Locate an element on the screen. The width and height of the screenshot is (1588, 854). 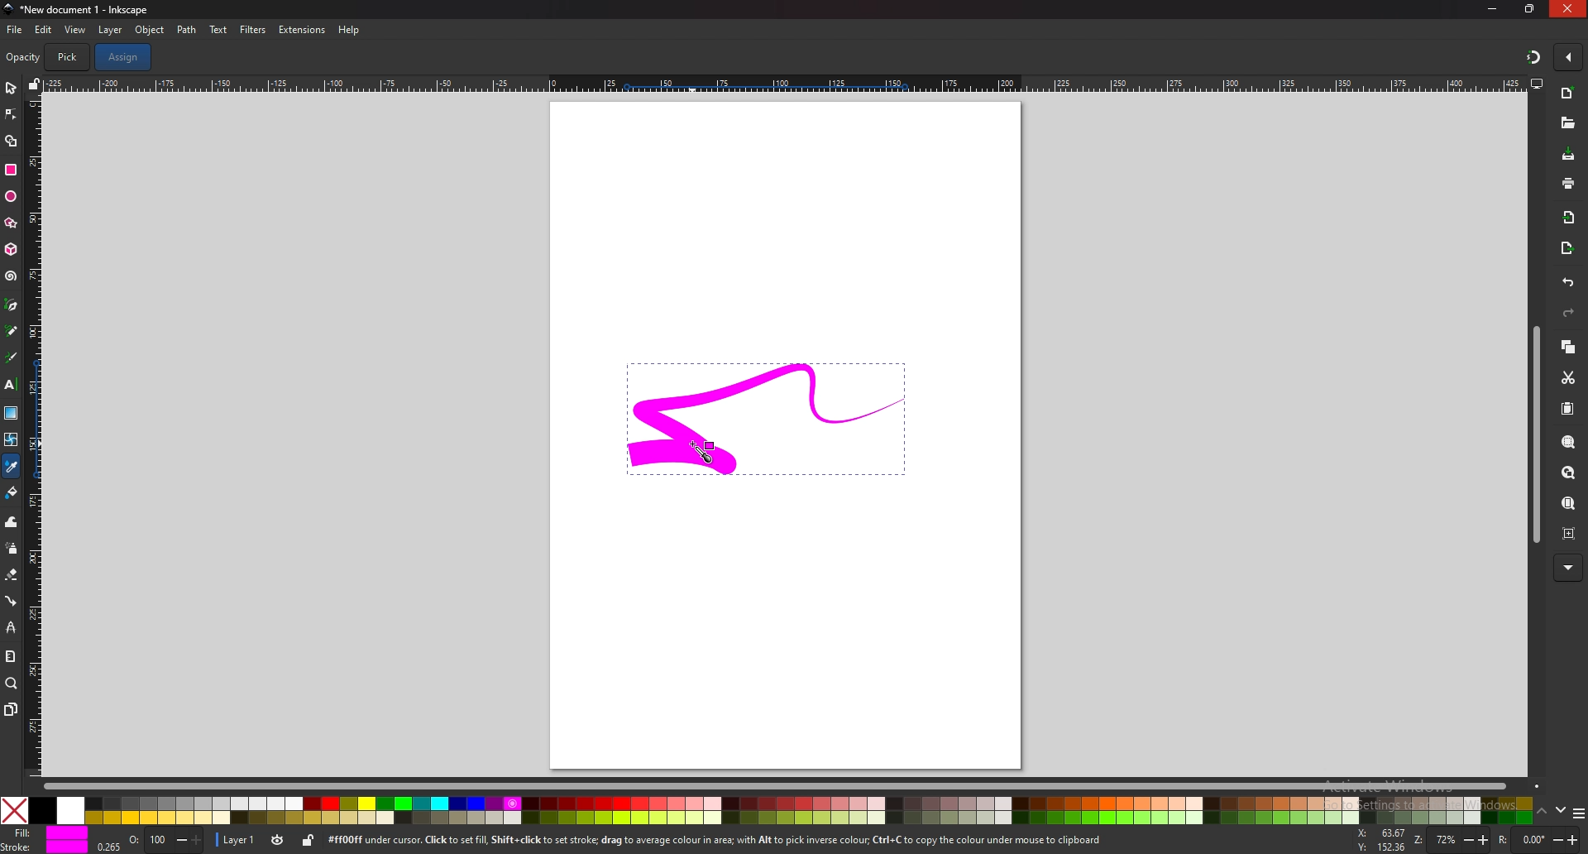
help is located at coordinates (351, 29).